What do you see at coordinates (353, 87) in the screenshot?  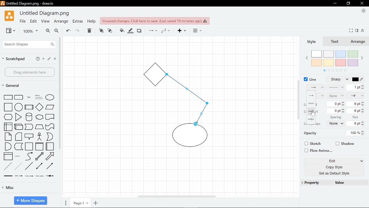 I see `Current thickness` at bounding box center [353, 87].